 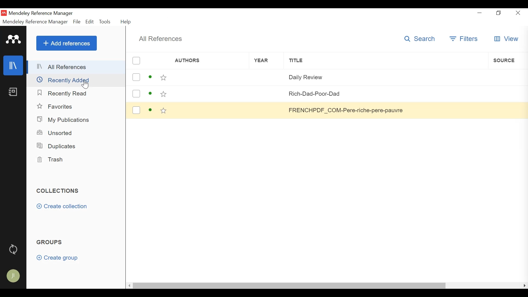 What do you see at coordinates (525, 286) in the screenshot?
I see `Scroll Right` at bounding box center [525, 286].